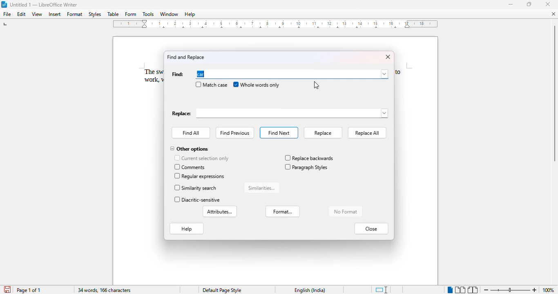 The image size is (558, 294). I want to click on find next, so click(279, 133).